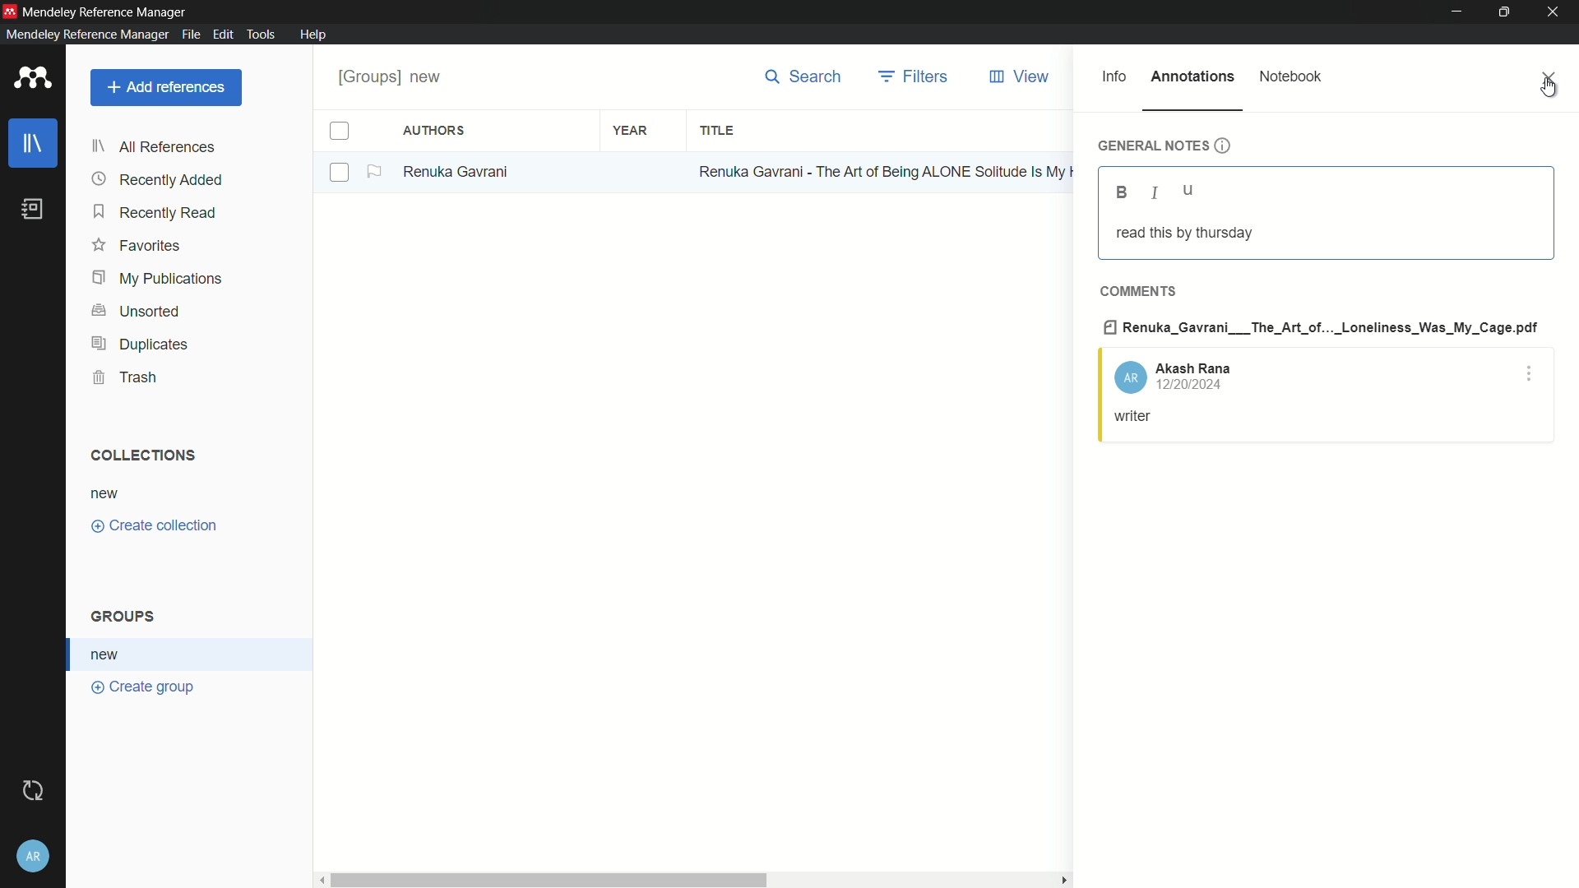  What do you see at coordinates (718, 131) in the screenshot?
I see `title` at bounding box center [718, 131].